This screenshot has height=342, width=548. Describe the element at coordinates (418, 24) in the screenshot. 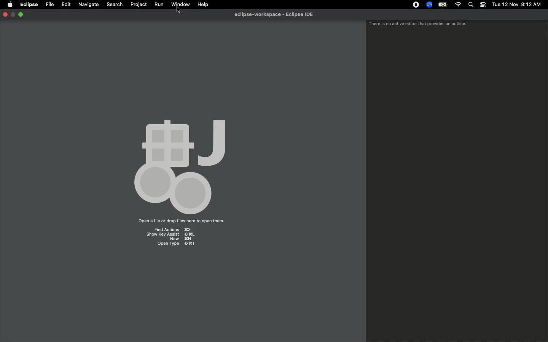

I see `There is no active editor that provides an outline` at that location.